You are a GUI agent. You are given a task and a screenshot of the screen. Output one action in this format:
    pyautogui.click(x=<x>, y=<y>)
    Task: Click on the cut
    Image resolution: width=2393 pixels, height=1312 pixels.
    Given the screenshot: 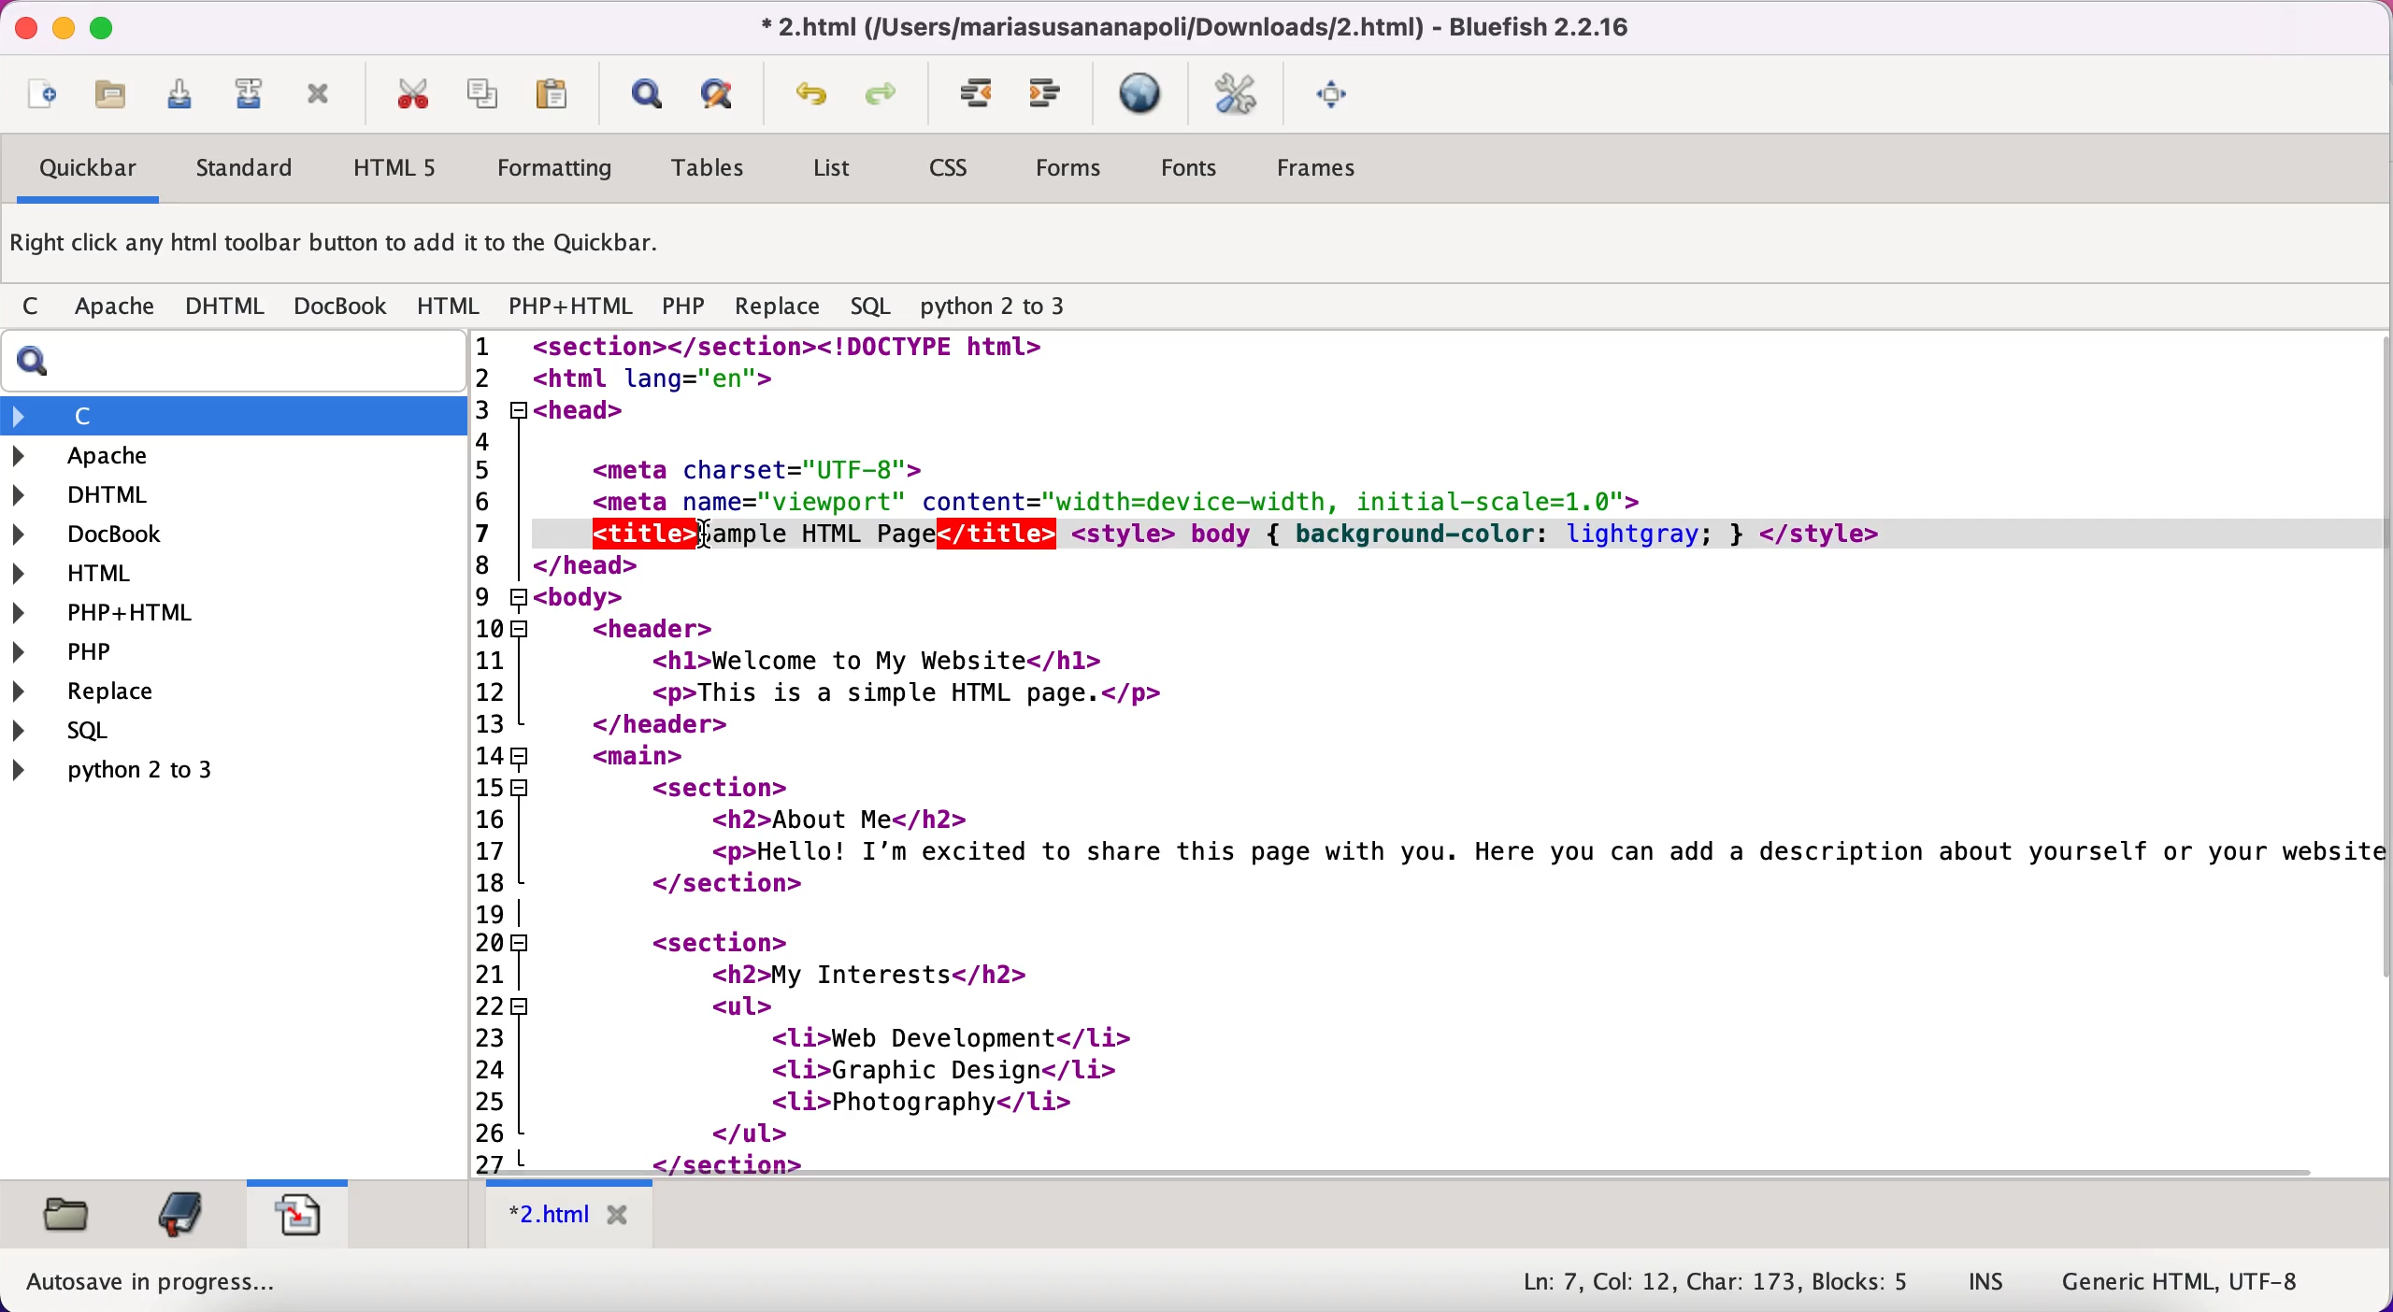 What is the action you would take?
    pyautogui.click(x=411, y=94)
    